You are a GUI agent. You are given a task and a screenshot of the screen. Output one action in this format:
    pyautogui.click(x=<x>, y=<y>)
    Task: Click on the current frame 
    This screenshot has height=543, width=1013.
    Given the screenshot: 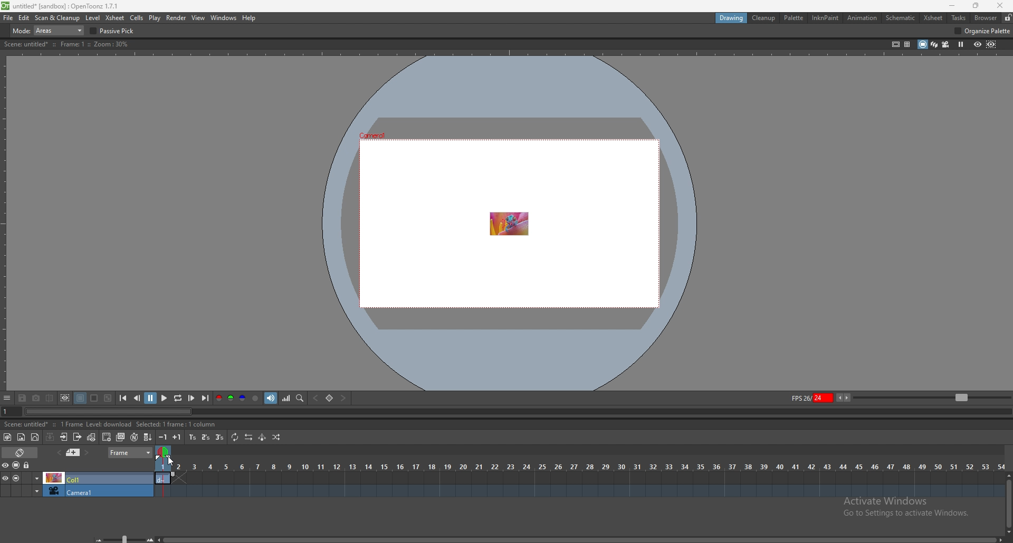 What is the action you would take?
    pyautogui.click(x=8, y=412)
    